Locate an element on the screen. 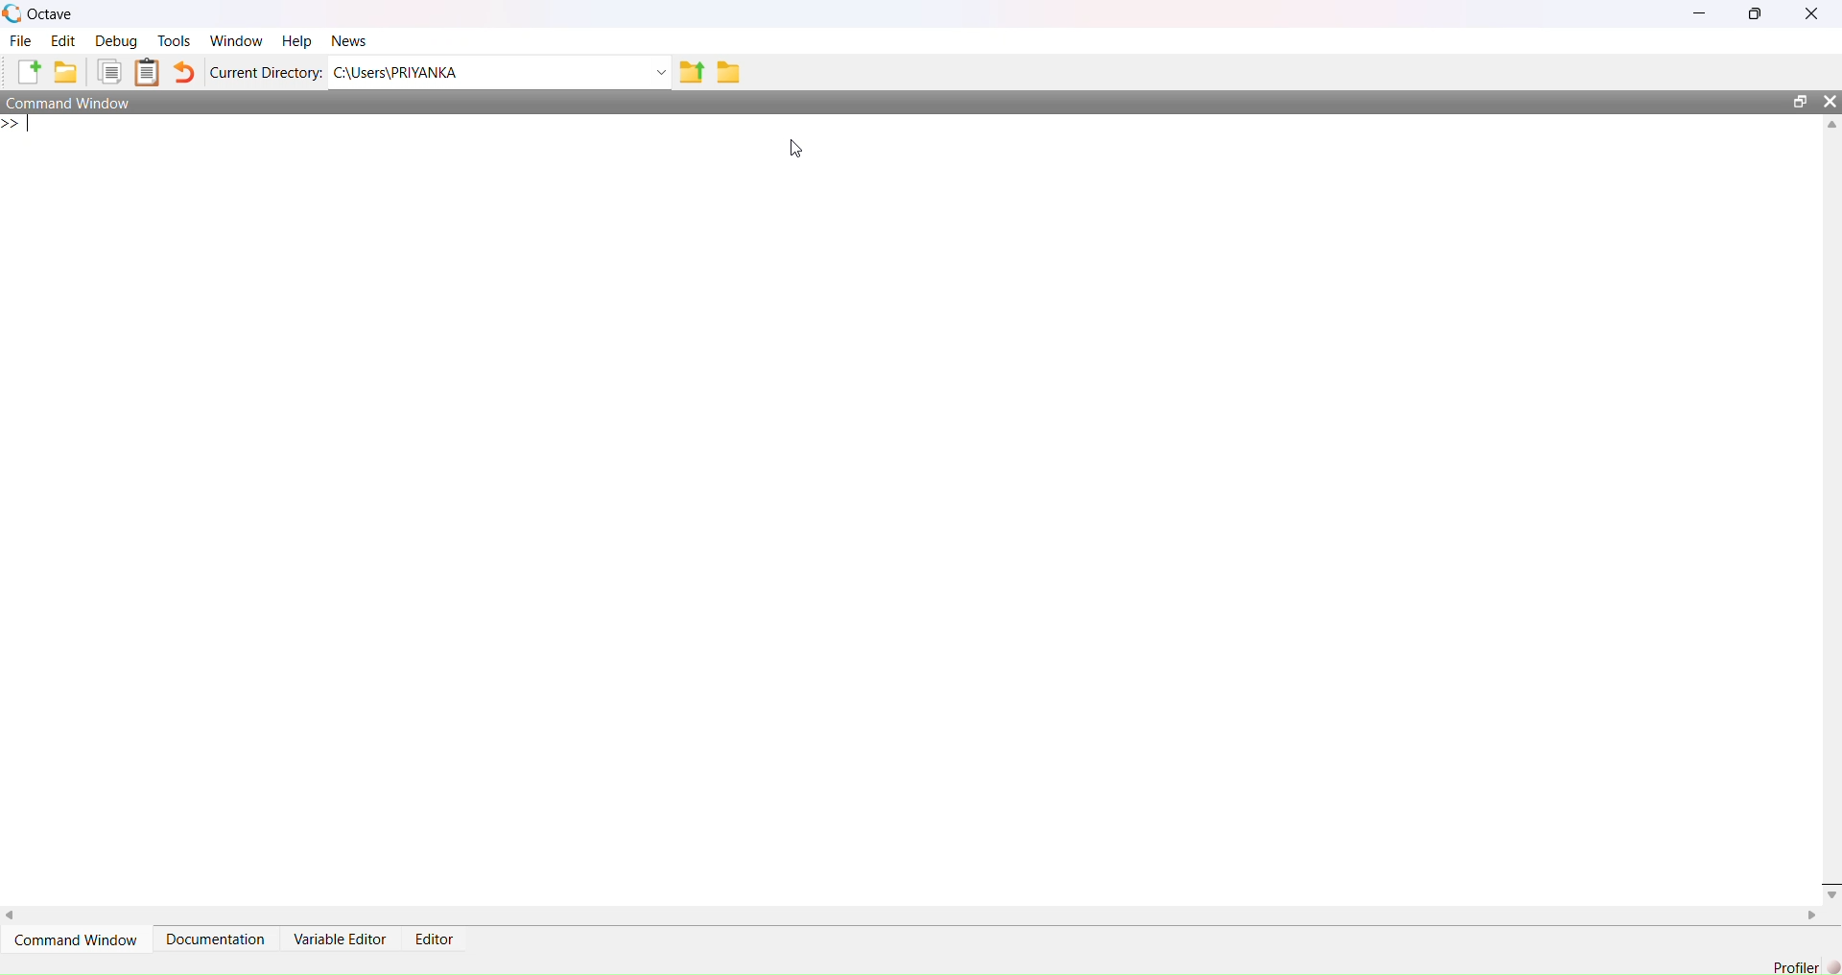 Image resolution: width=1842 pixels, height=975 pixels. Help is located at coordinates (297, 44).